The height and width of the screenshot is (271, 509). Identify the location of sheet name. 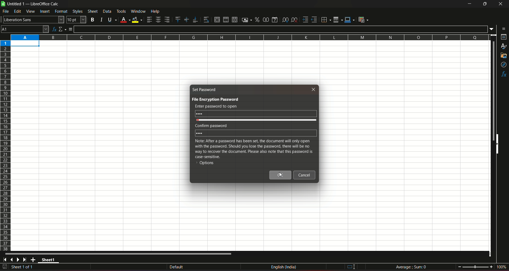
(49, 260).